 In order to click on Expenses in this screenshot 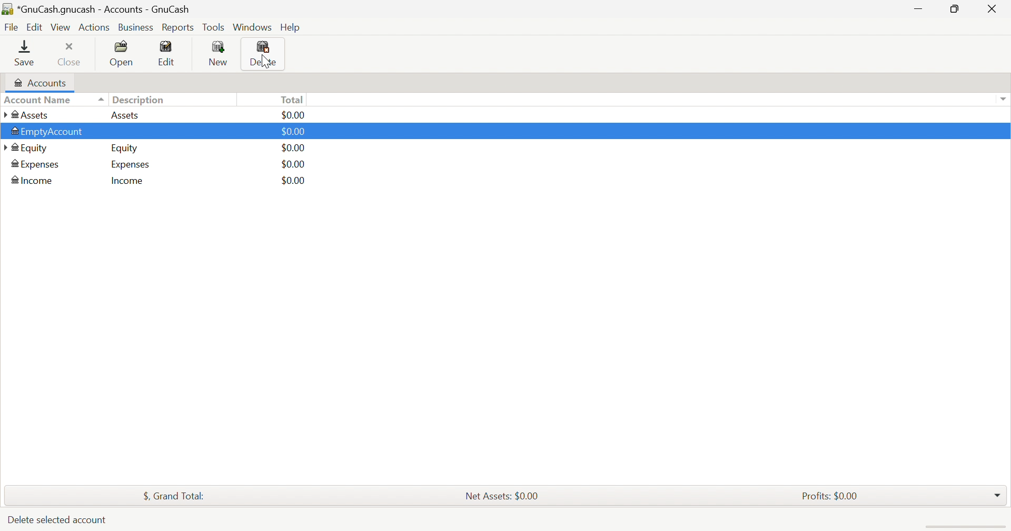, I will do `click(39, 165)`.